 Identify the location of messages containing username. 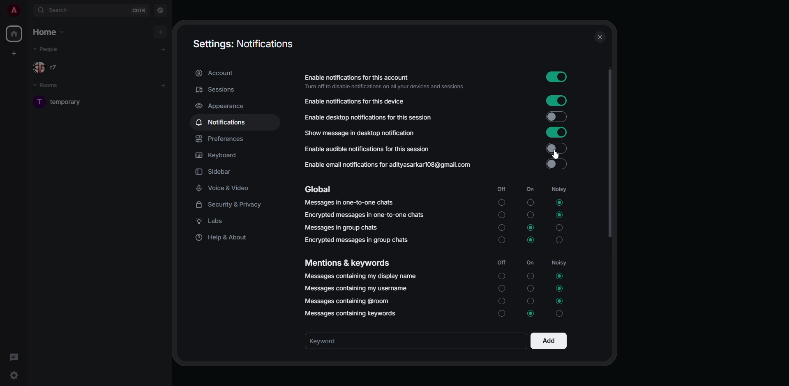
(355, 288).